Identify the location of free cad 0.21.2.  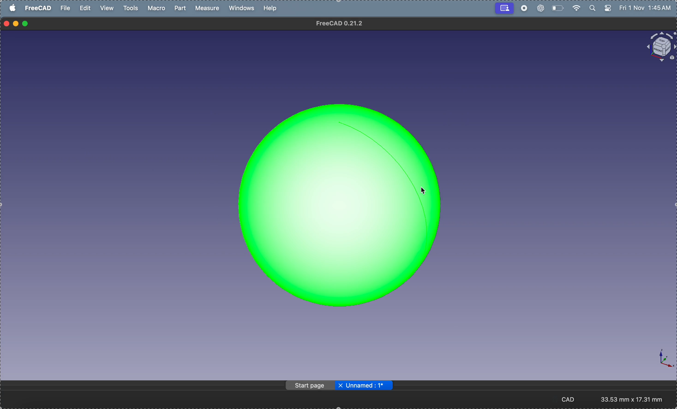
(346, 24).